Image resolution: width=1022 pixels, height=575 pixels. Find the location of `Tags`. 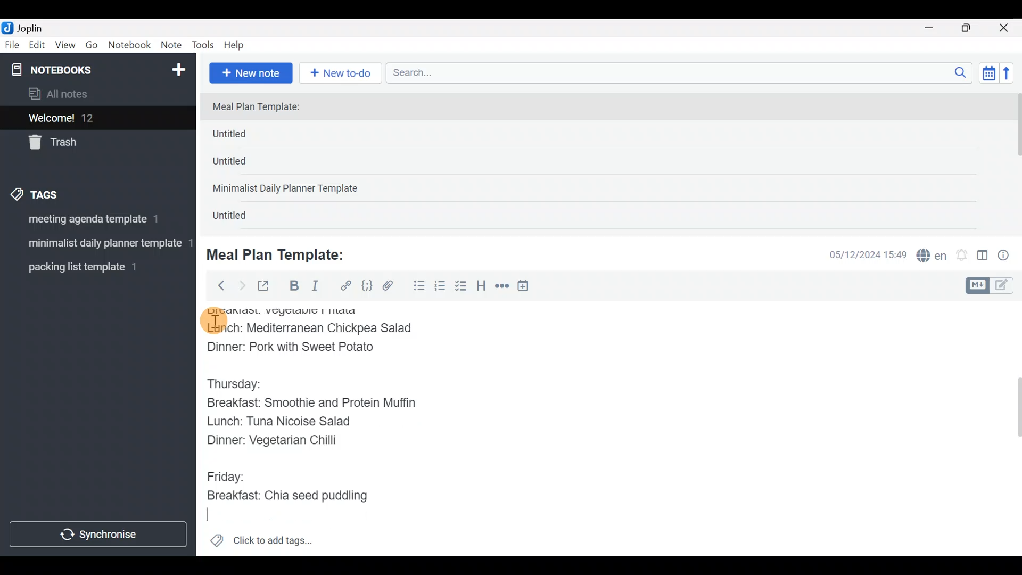

Tags is located at coordinates (60, 193).